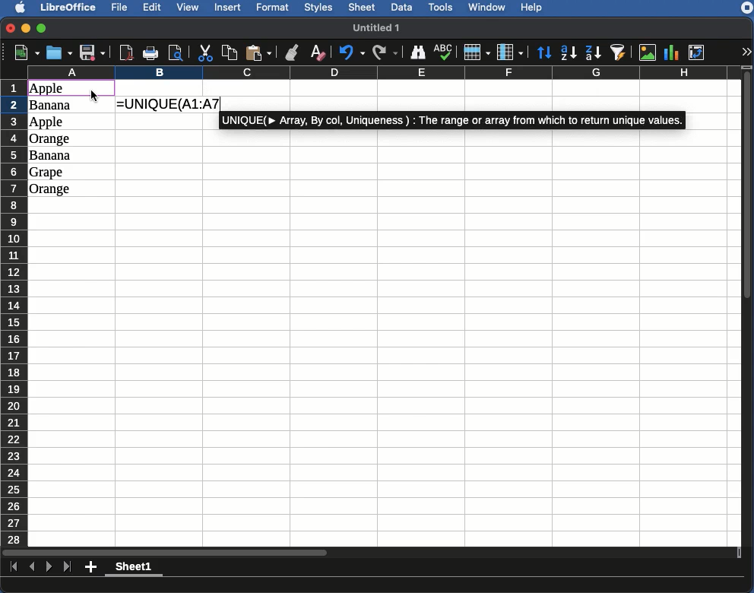  Describe the element at coordinates (58, 53) in the screenshot. I see `Open` at that location.